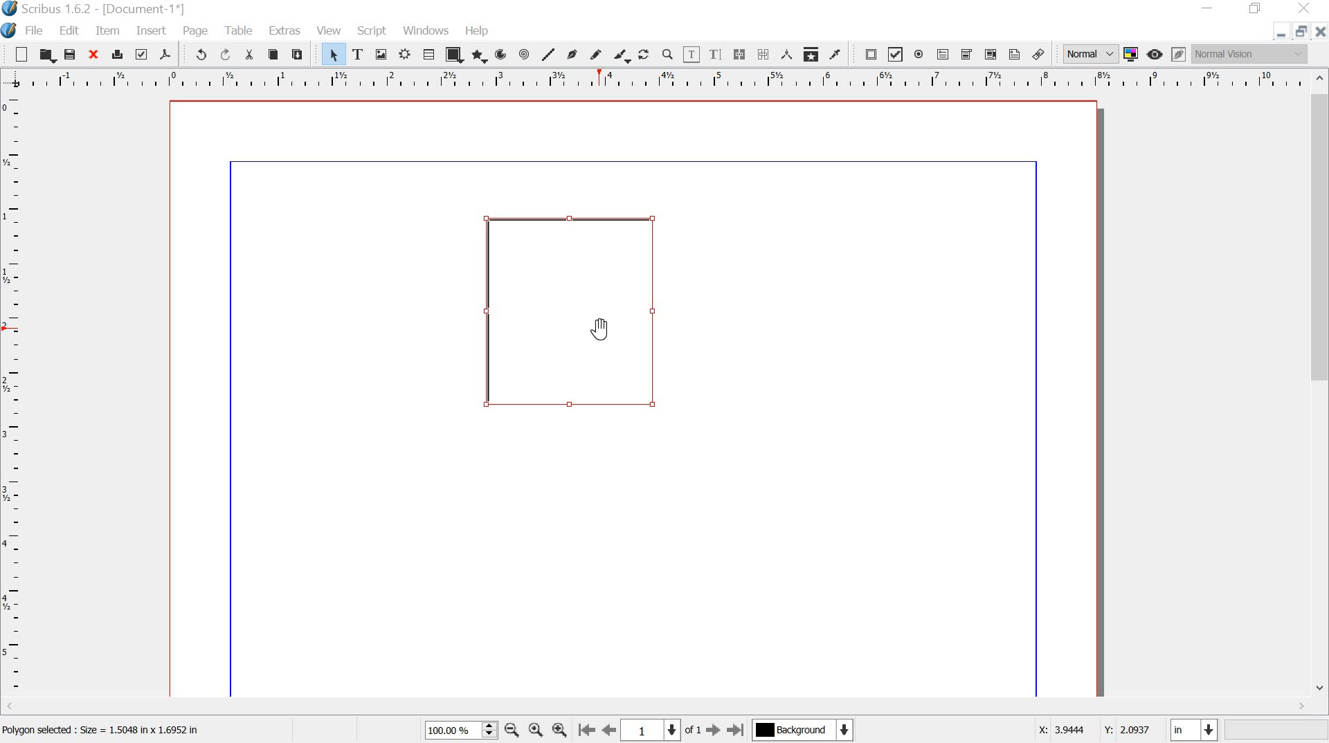 The image size is (1329, 743). Describe the element at coordinates (990, 55) in the screenshot. I see `pdf list box` at that location.